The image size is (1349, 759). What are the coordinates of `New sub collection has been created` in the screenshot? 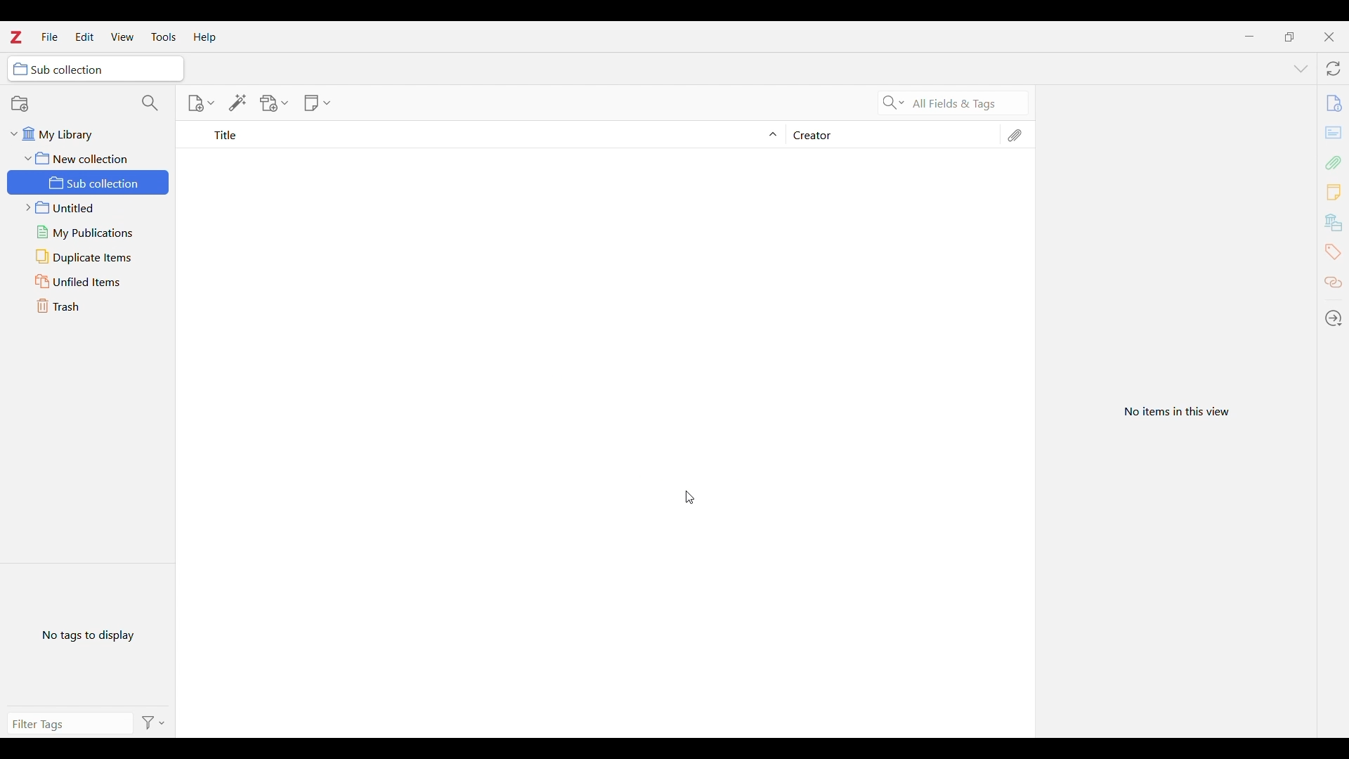 It's located at (89, 183).